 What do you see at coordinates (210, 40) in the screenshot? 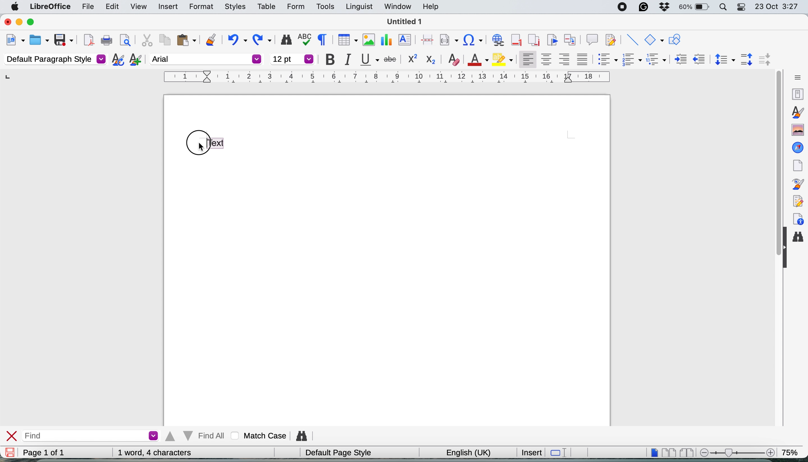
I see `clone formatting` at bounding box center [210, 40].